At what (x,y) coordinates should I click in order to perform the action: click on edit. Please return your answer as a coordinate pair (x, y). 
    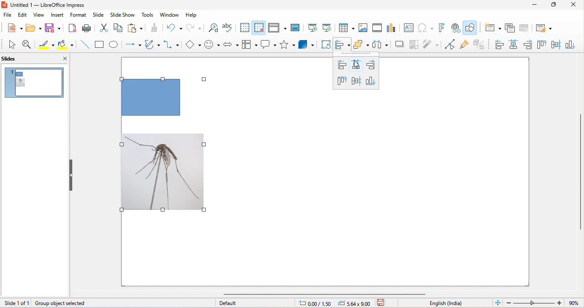
    Looking at the image, I should click on (23, 15).